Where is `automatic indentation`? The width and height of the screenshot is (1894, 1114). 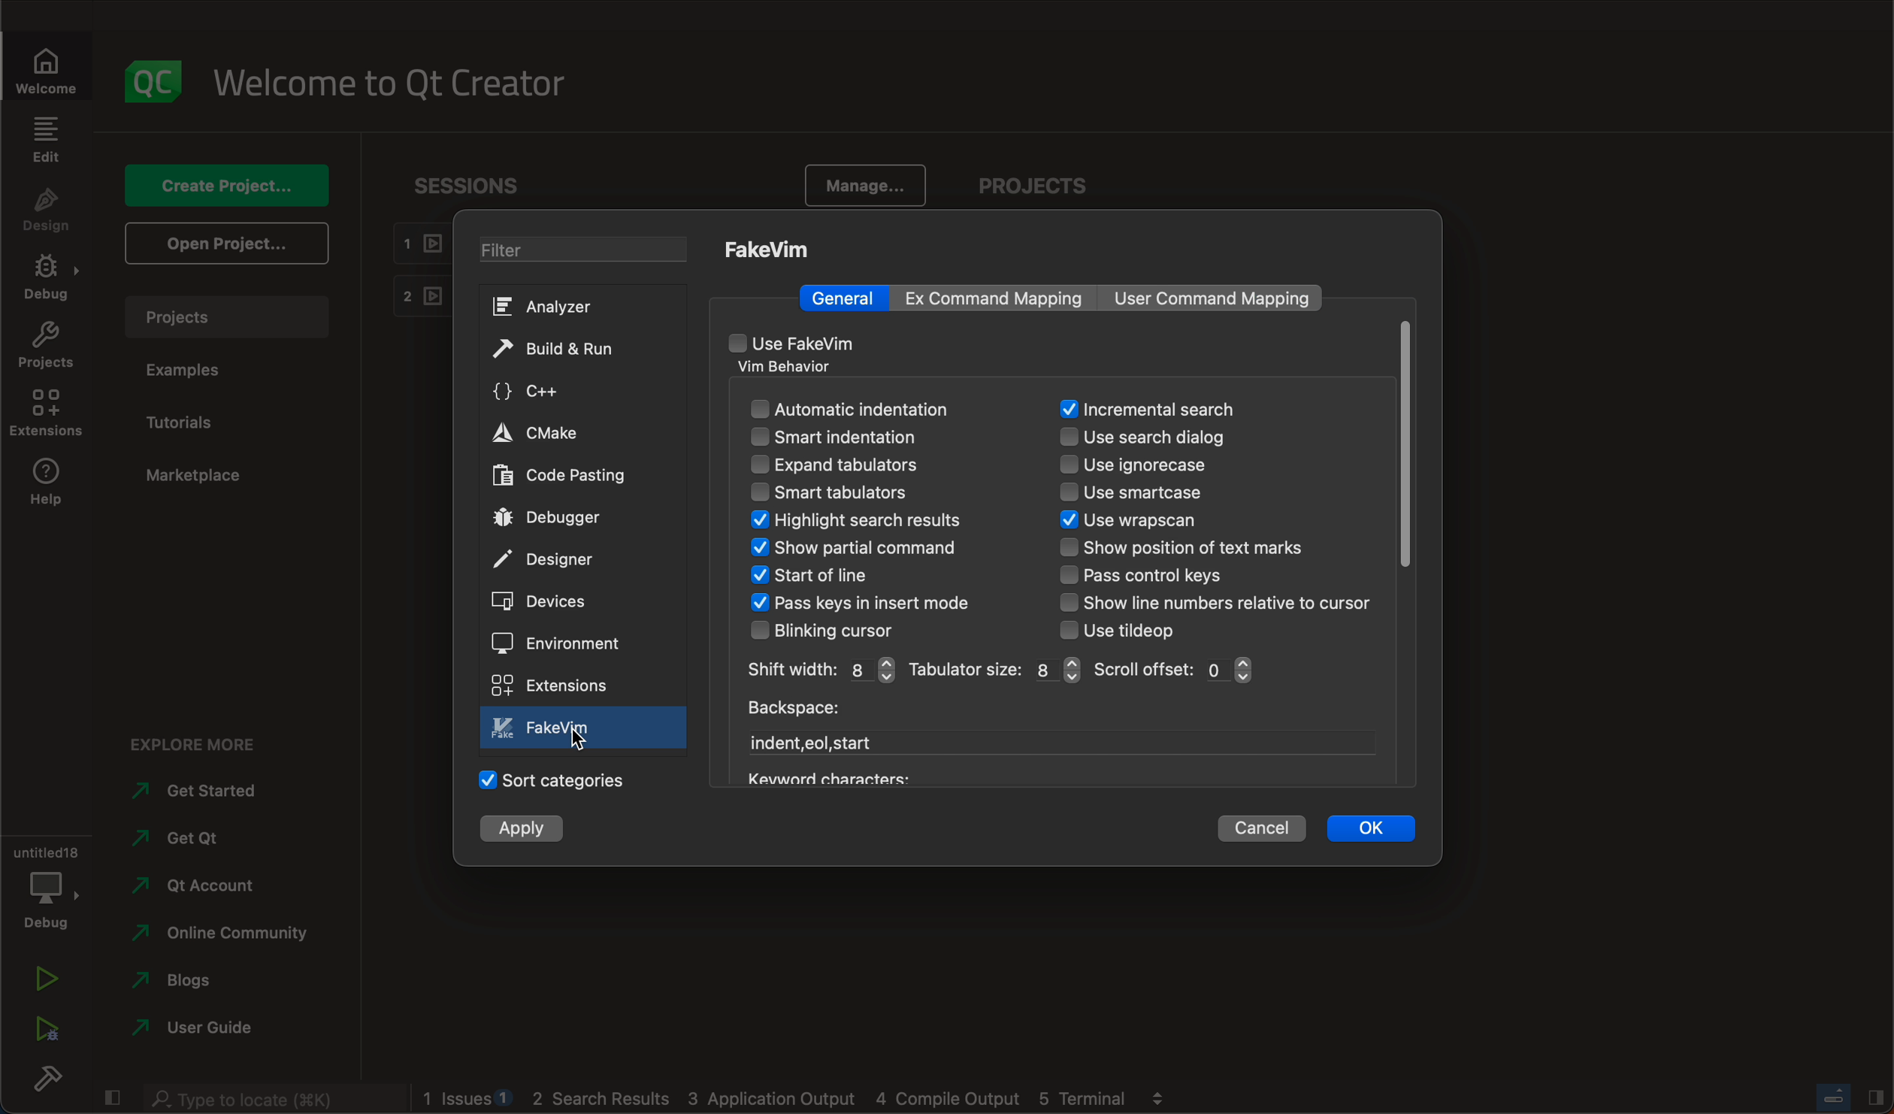
automatic indentation is located at coordinates (875, 410).